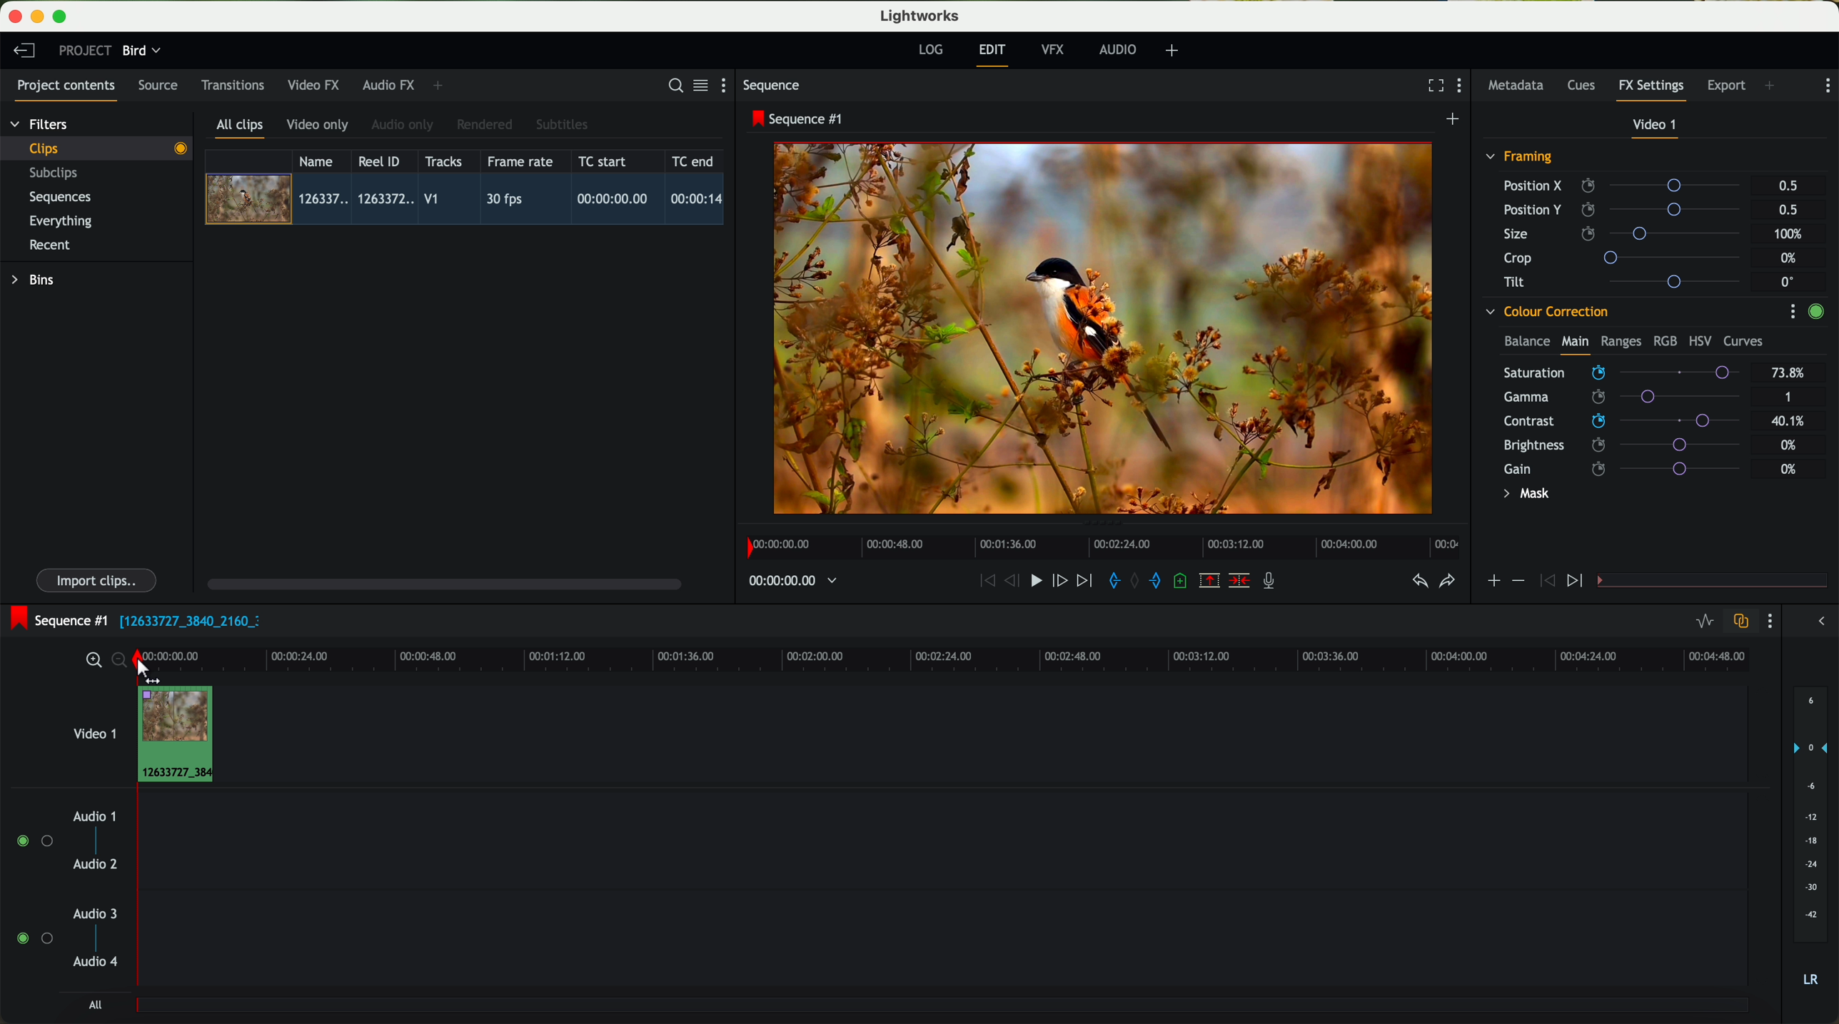 The image size is (1839, 1024). What do you see at coordinates (1455, 120) in the screenshot?
I see `create a new sequence` at bounding box center [1455, 120].